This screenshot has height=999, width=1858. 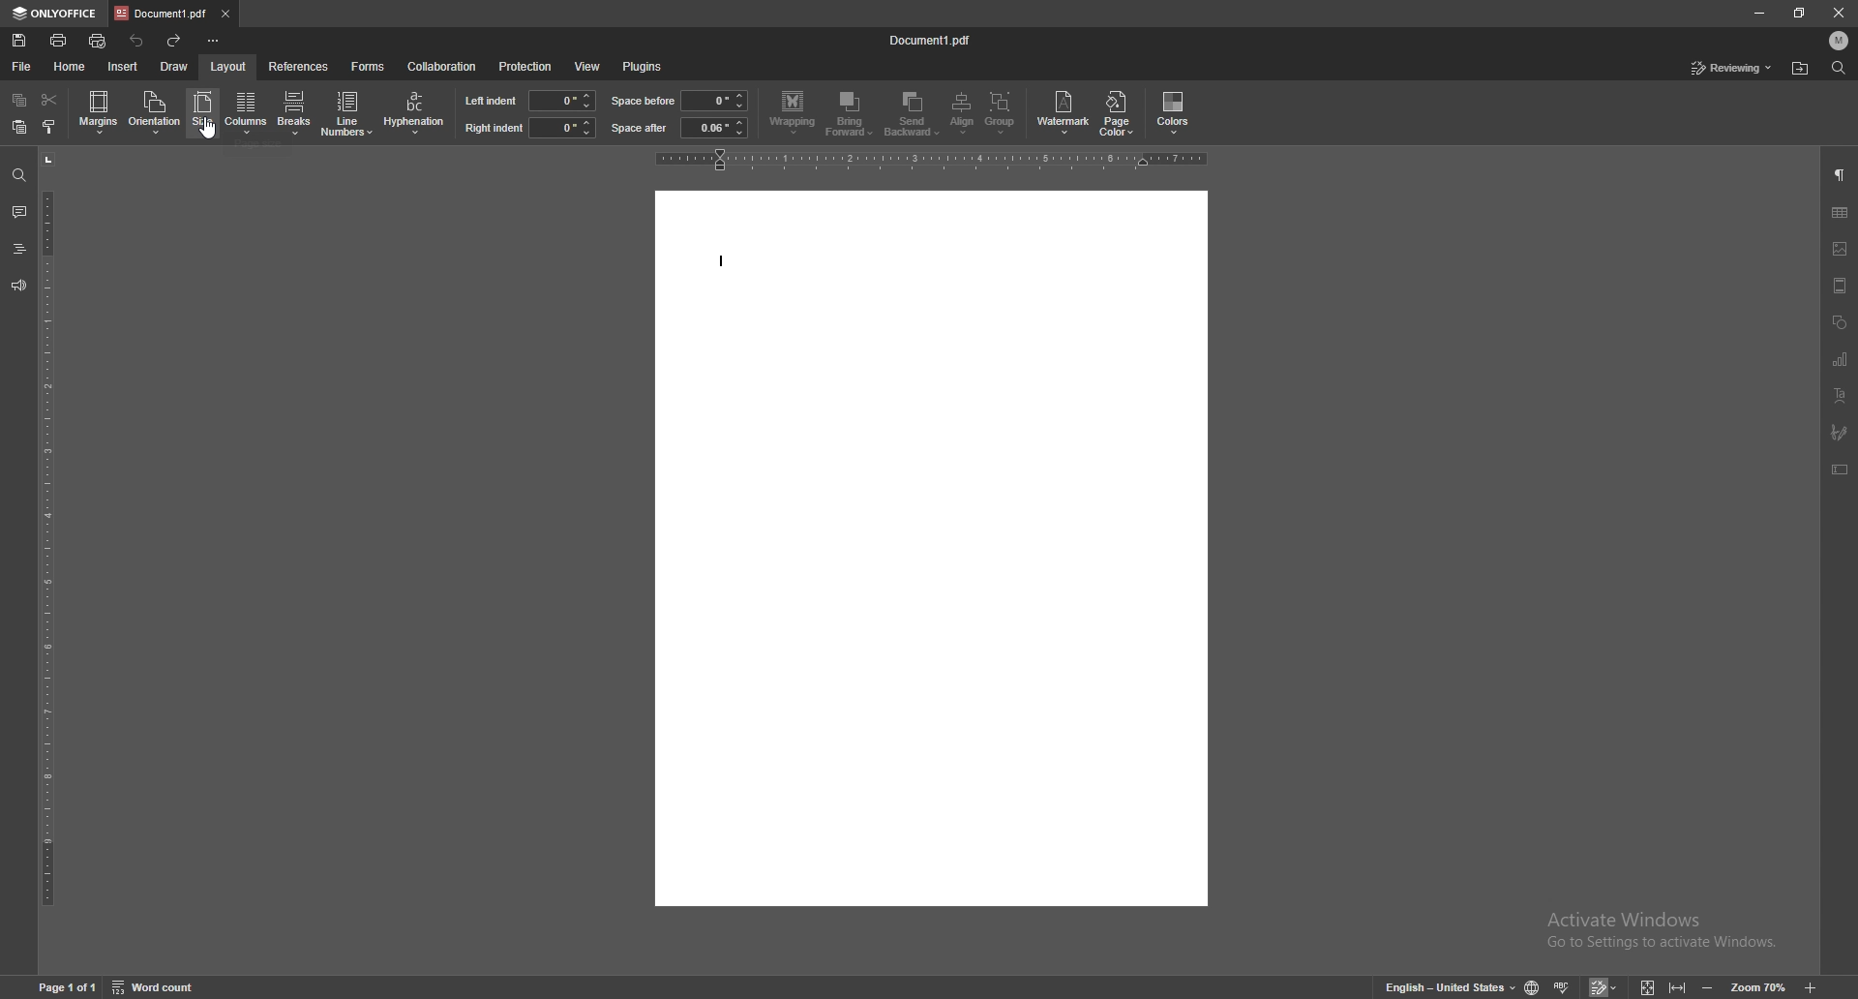 I want to click on plugins, so click(x=643, y=67).